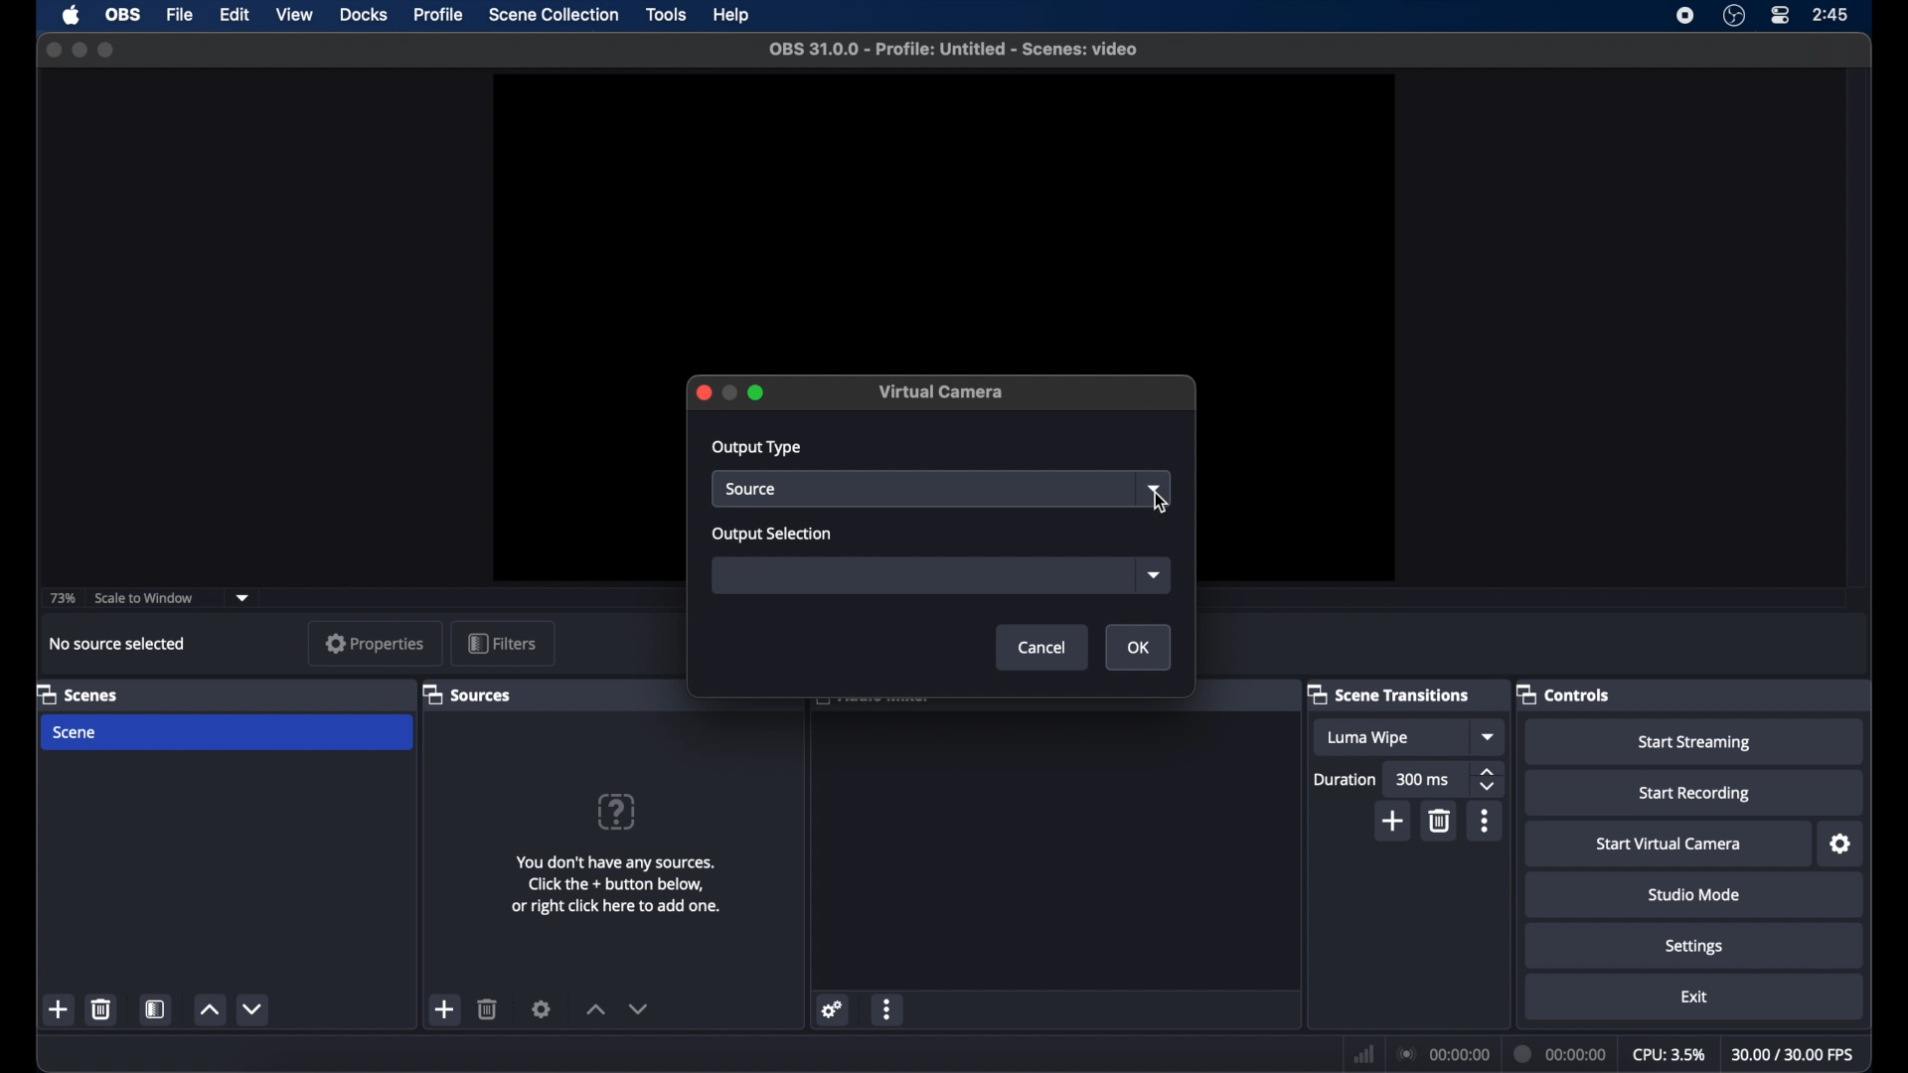 The height and width of the screenshot is (1073, 1908). I want to click on more options, so click(1486, 821).